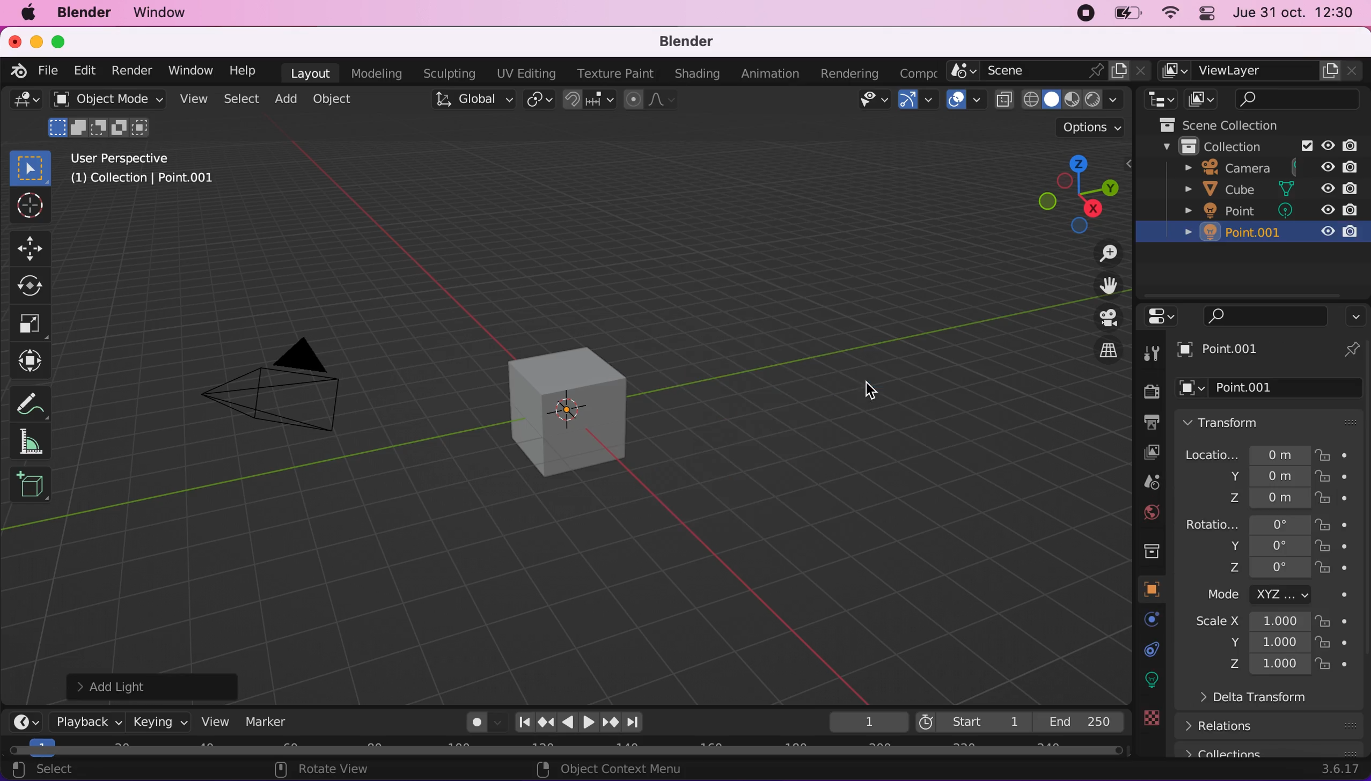  What do you see at coordinates (171, 14) in the screenshot?
I see `window` at bounding box center [171, 14].